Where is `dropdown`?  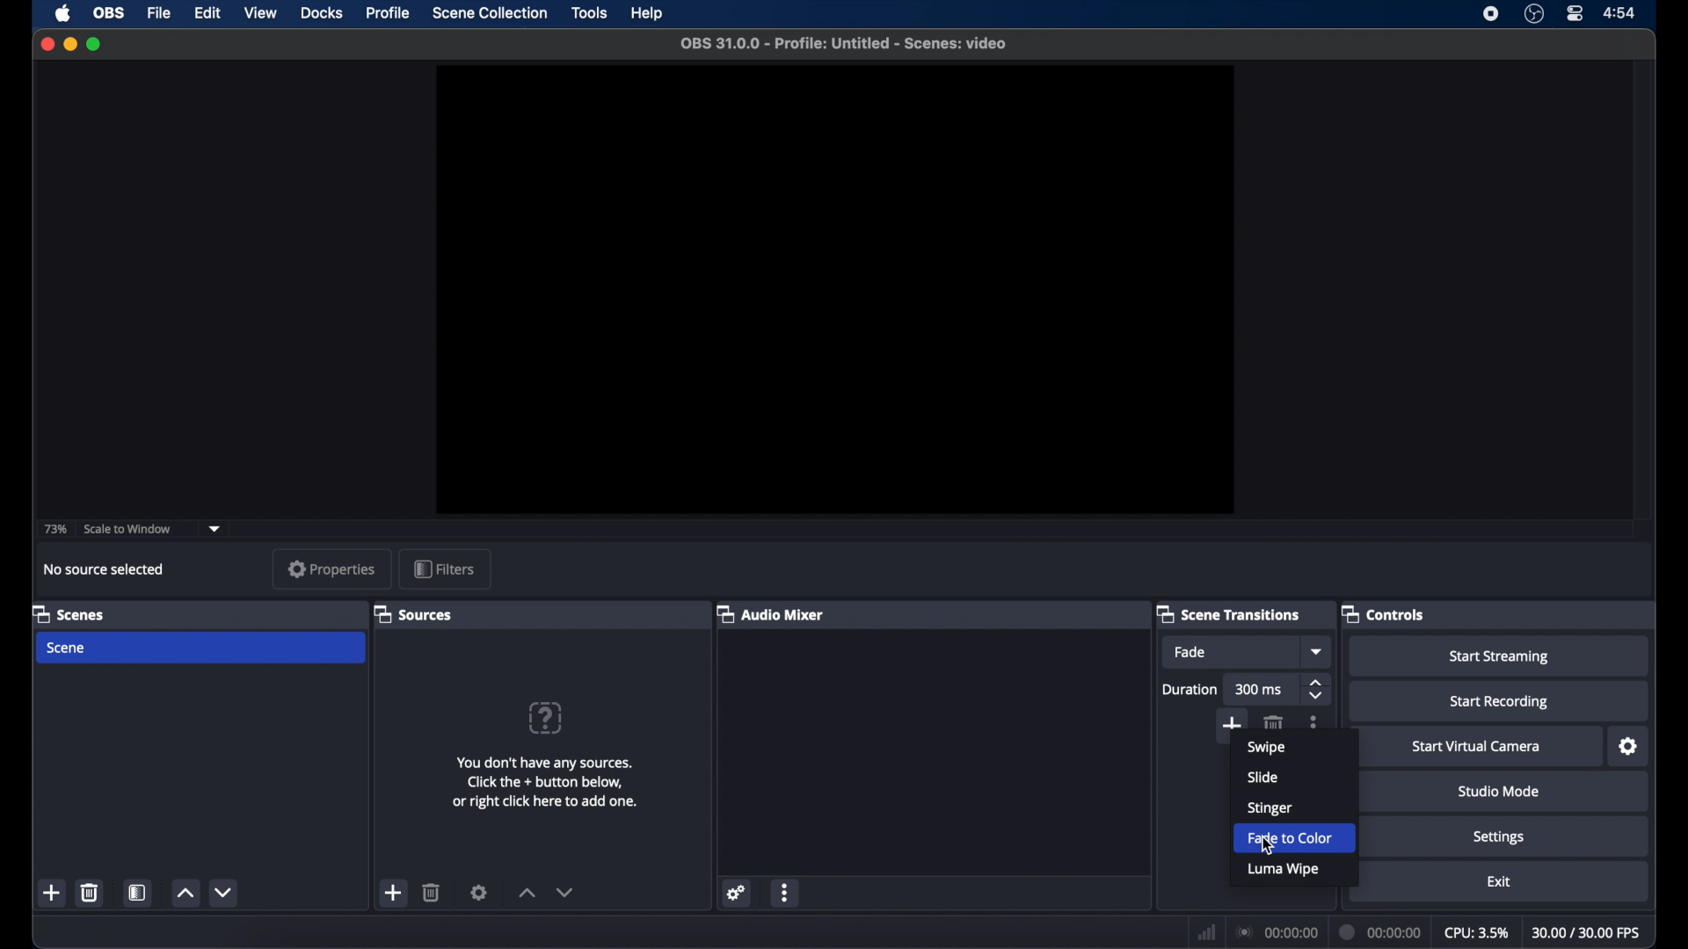 dropdown is located at coordinates (216, 527).